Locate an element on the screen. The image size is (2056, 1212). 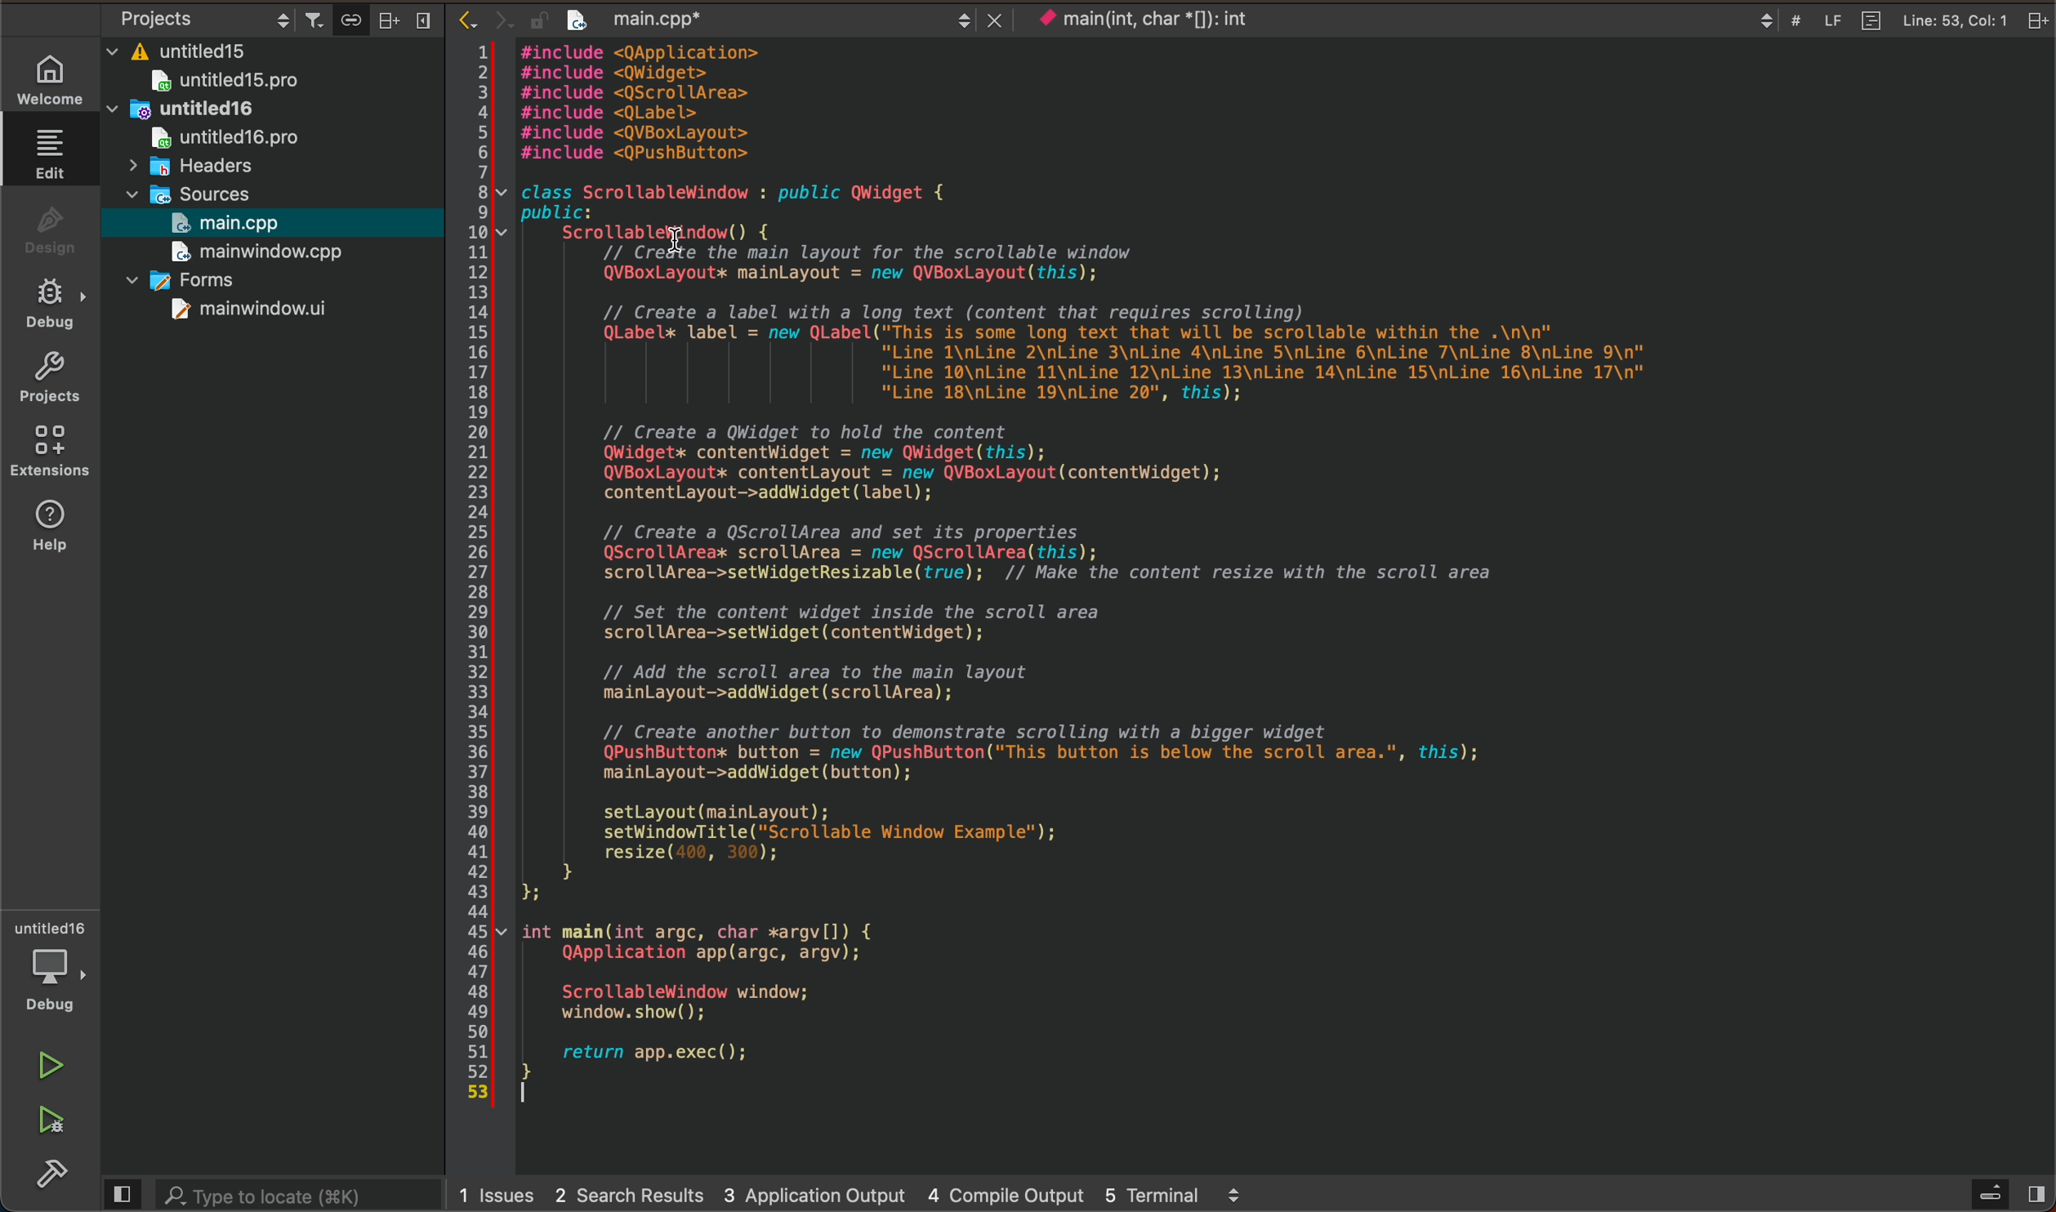
close slide bar is located at coordinates (124, 1195).